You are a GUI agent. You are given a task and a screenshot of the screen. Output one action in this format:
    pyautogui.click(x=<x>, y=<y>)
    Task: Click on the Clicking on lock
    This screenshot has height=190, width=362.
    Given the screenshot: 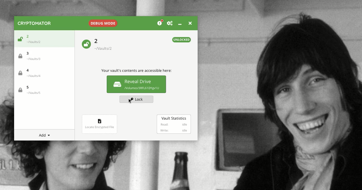 What is the action you would take?
    pyautogui.click(x=136, y=99)
    